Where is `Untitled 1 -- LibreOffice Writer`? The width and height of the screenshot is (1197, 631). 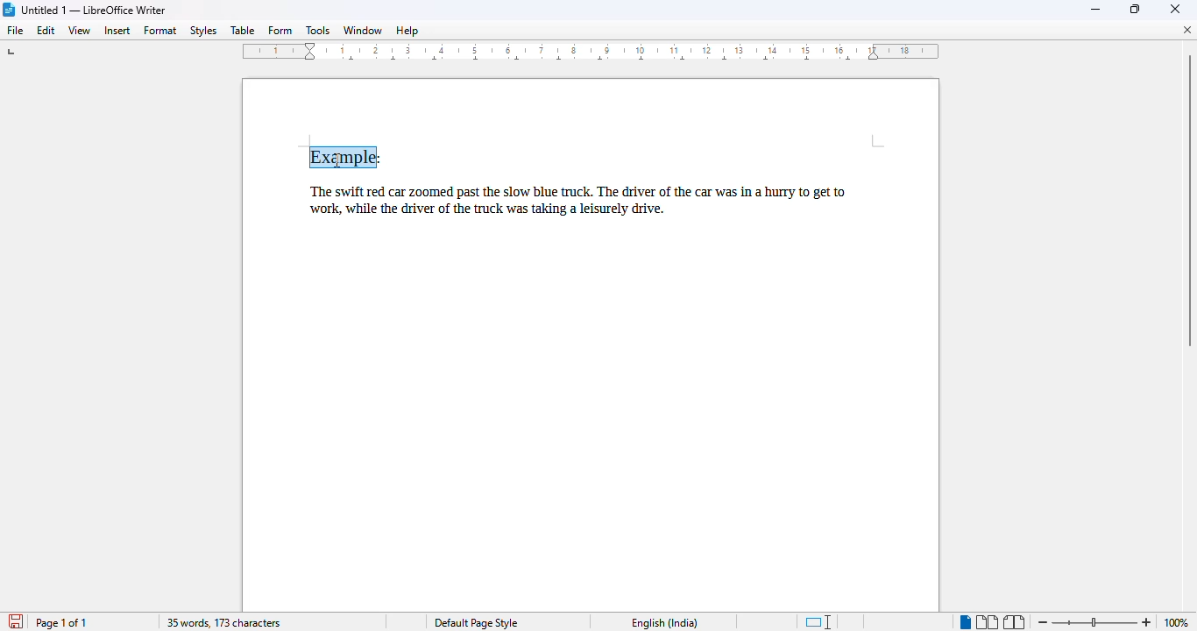
Untitled 1 -- LibreOffice Writer is located at coordinates (96, 10).